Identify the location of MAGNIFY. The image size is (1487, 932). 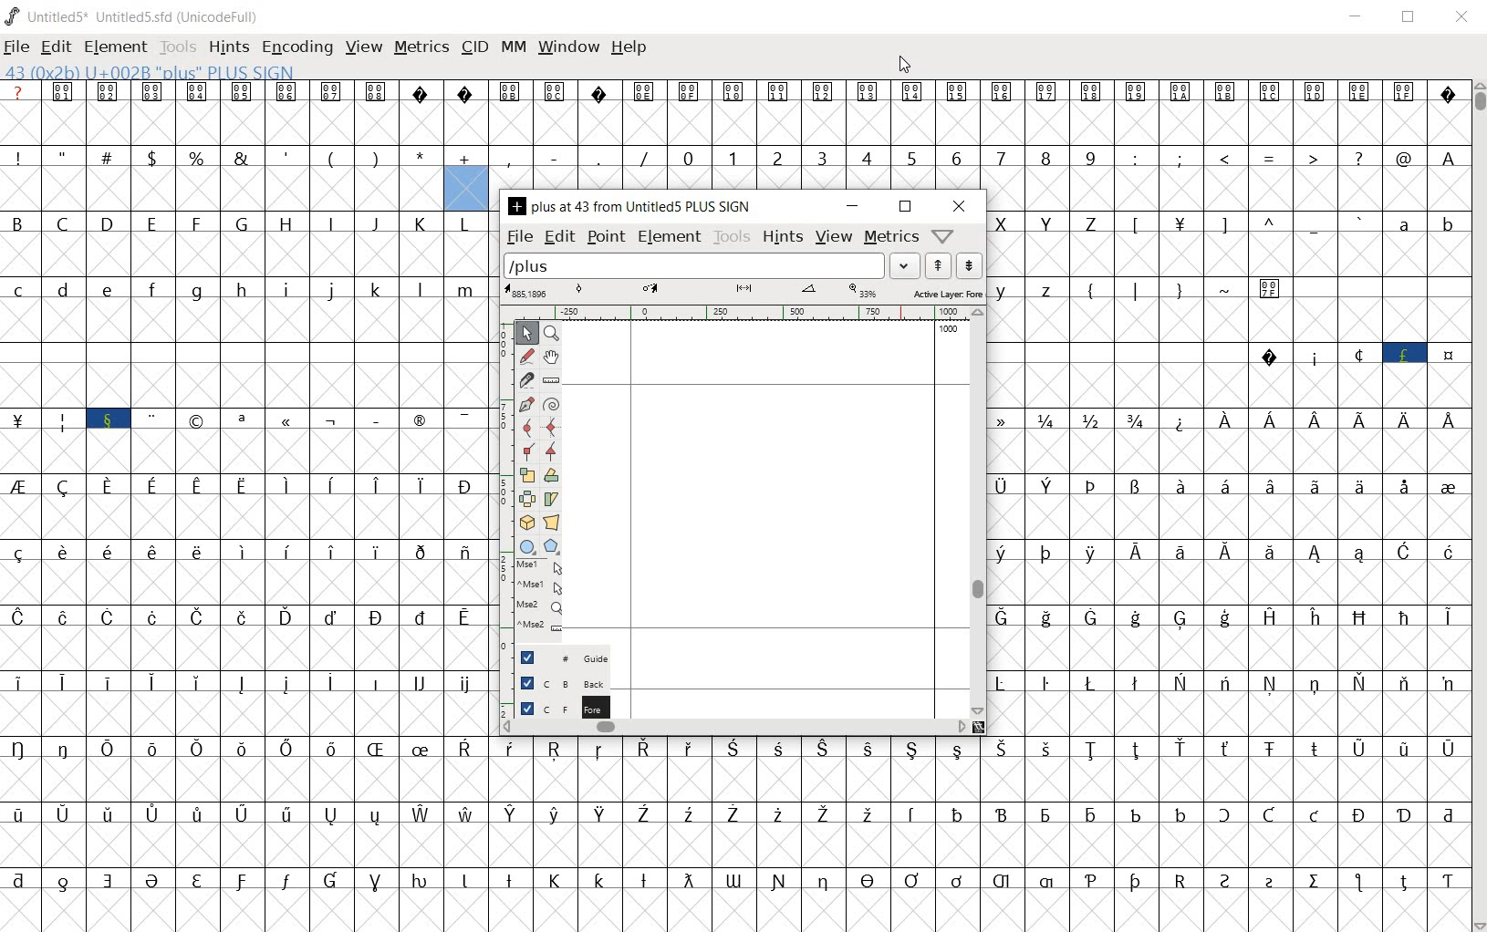
(552, 335).